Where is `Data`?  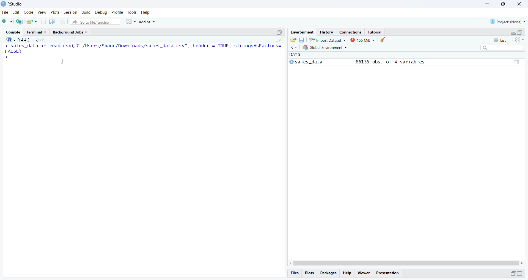 Data is located at coordinates (295, 55).